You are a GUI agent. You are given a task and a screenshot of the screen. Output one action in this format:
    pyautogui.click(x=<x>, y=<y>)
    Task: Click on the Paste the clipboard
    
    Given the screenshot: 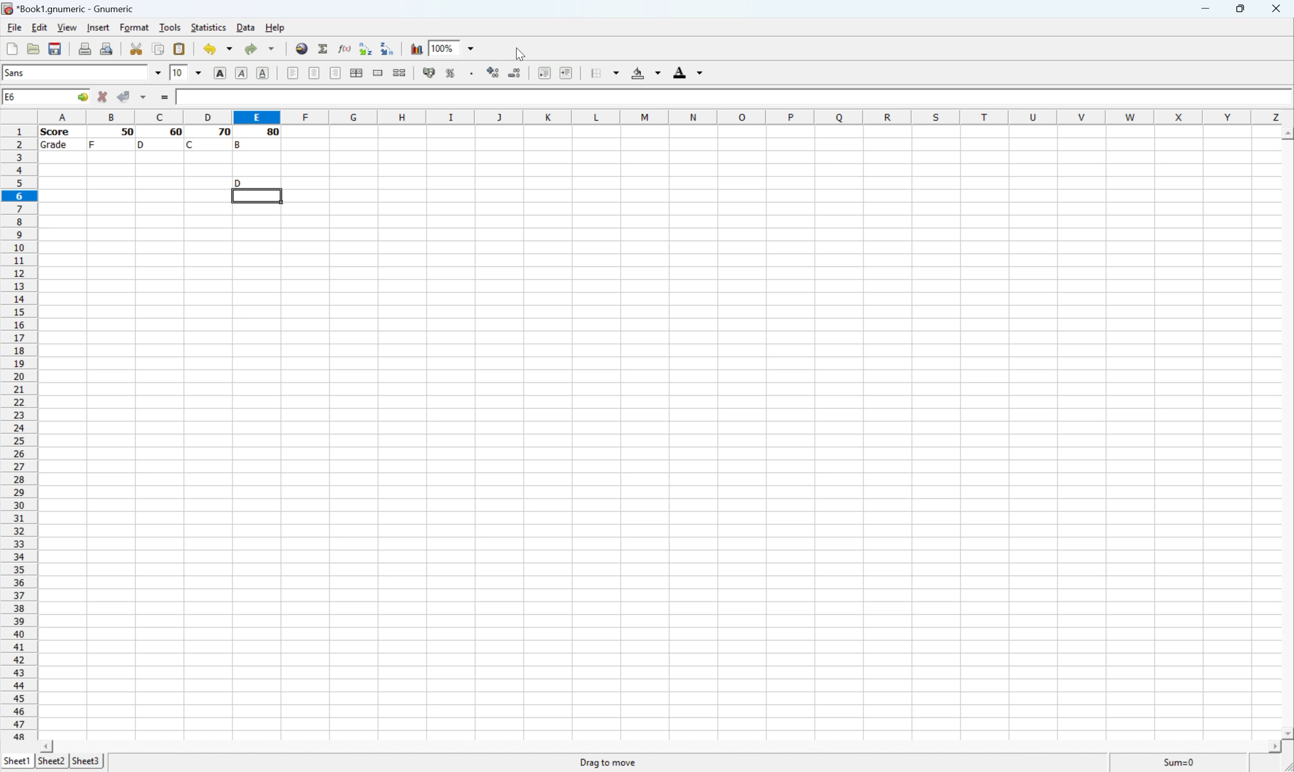 What is the action you would take?
    pyautogui.click(x=183, y=49)
    